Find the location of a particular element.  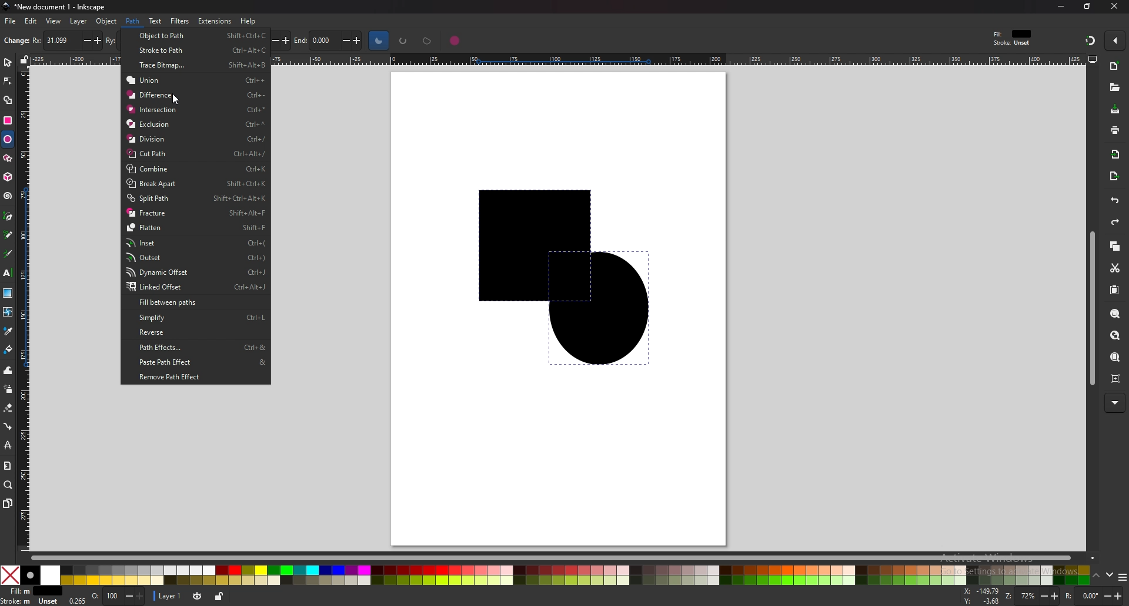

opacity is located at coordinates (119, 597).